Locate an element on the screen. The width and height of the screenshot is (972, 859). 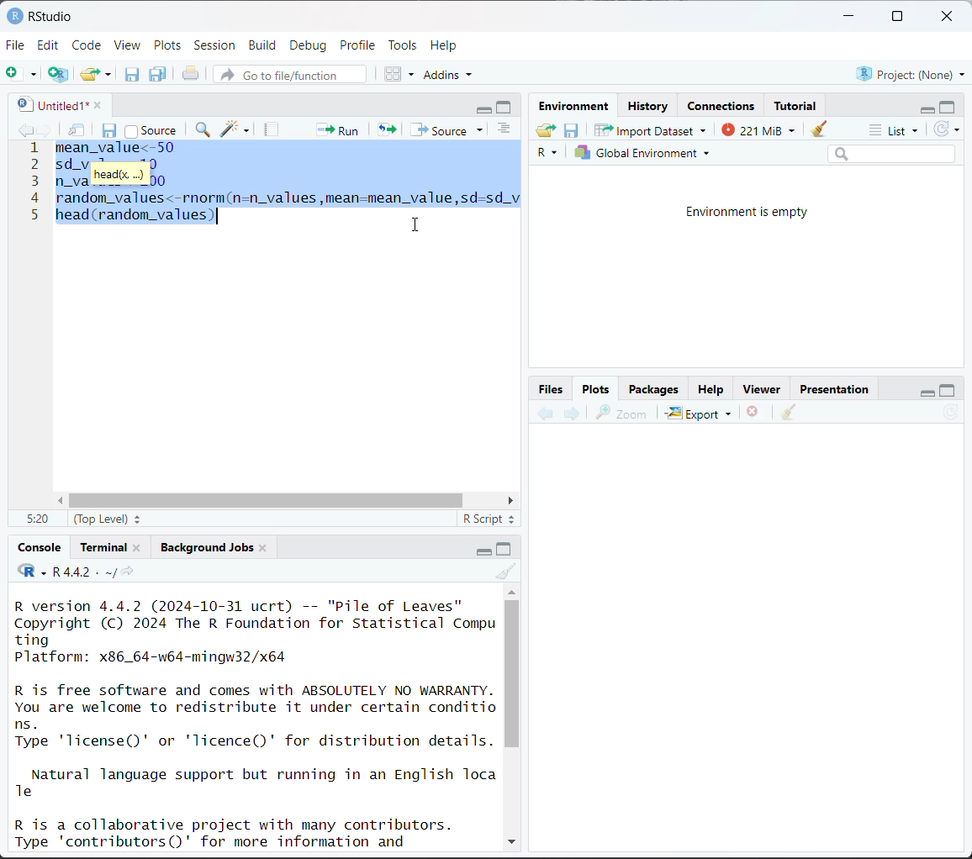
Edit is located at coordinates (50, 45).